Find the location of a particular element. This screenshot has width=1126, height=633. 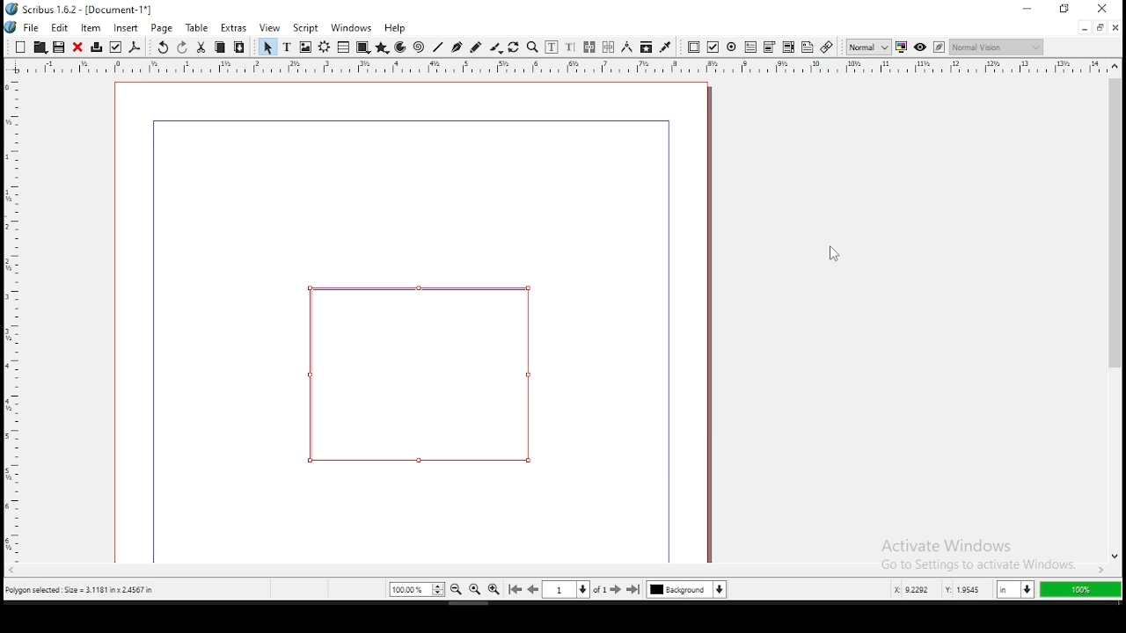

select current layer is located at coordinates (686, 589).